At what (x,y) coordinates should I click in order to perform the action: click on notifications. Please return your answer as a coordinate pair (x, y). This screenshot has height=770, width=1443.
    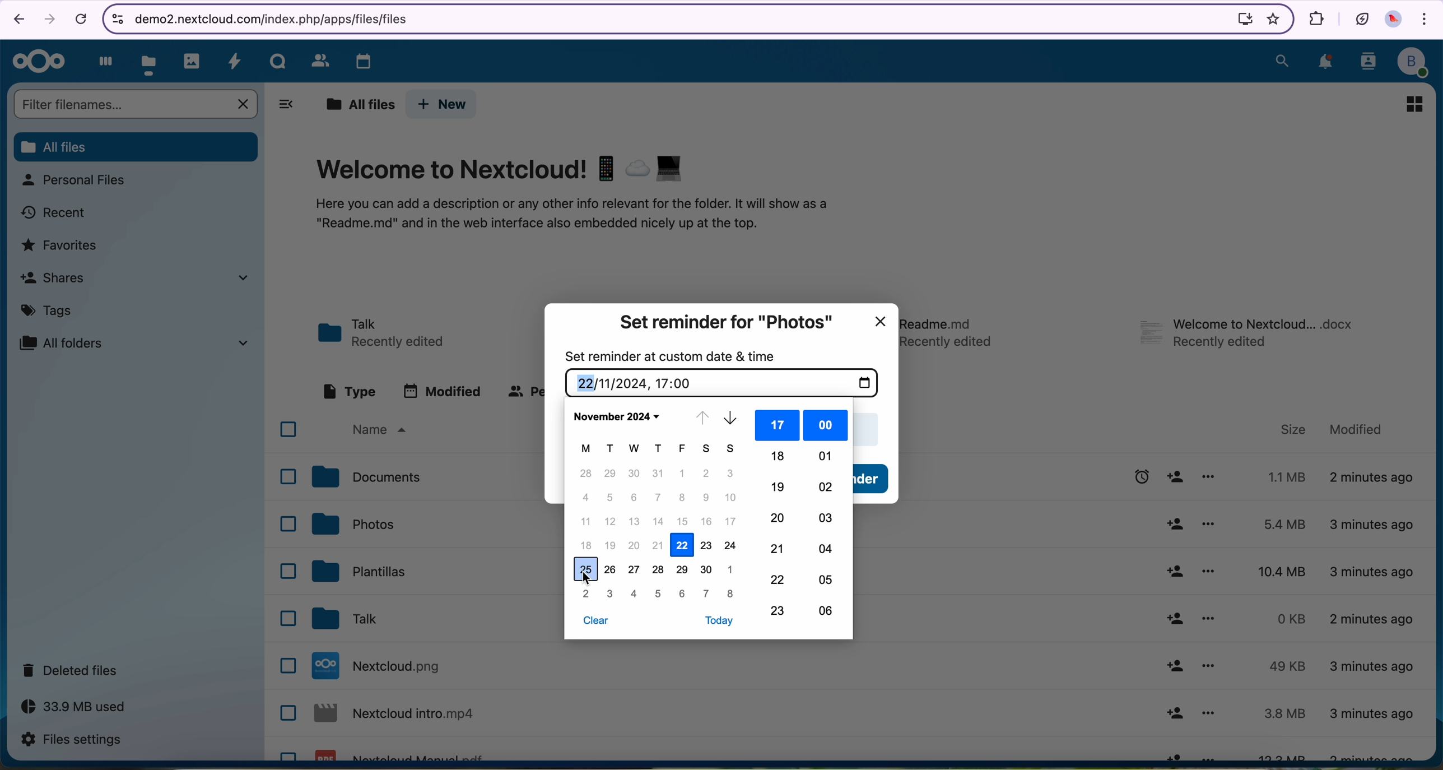
    Looking at the image, I should click on (1325, 63).